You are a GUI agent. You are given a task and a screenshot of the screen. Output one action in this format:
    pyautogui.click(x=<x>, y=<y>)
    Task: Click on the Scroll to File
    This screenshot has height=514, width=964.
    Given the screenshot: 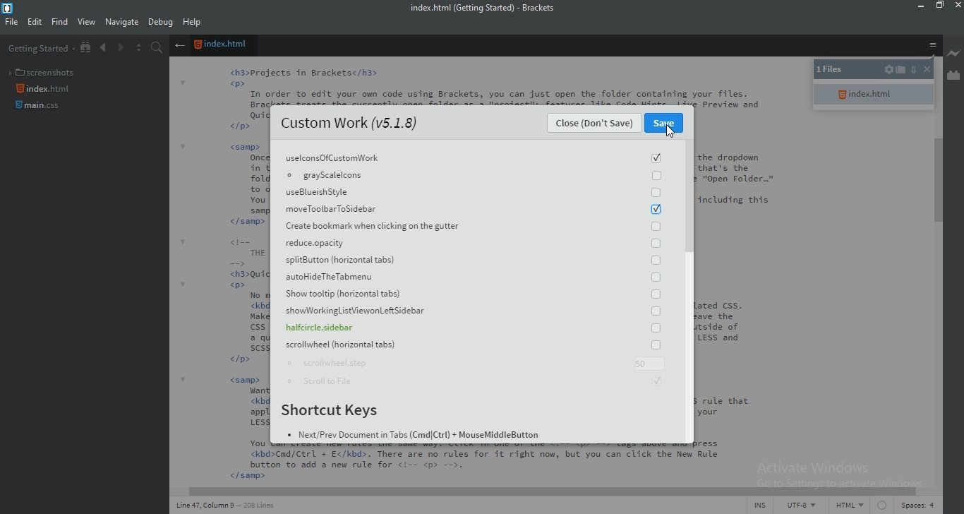 What is the action you would take?
    pyautogui.click(x=478, y=384)
    